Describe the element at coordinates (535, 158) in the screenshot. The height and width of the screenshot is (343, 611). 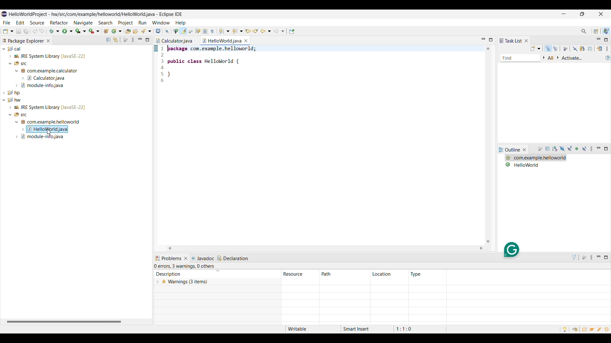
I see `com.example.calculator` at that location.